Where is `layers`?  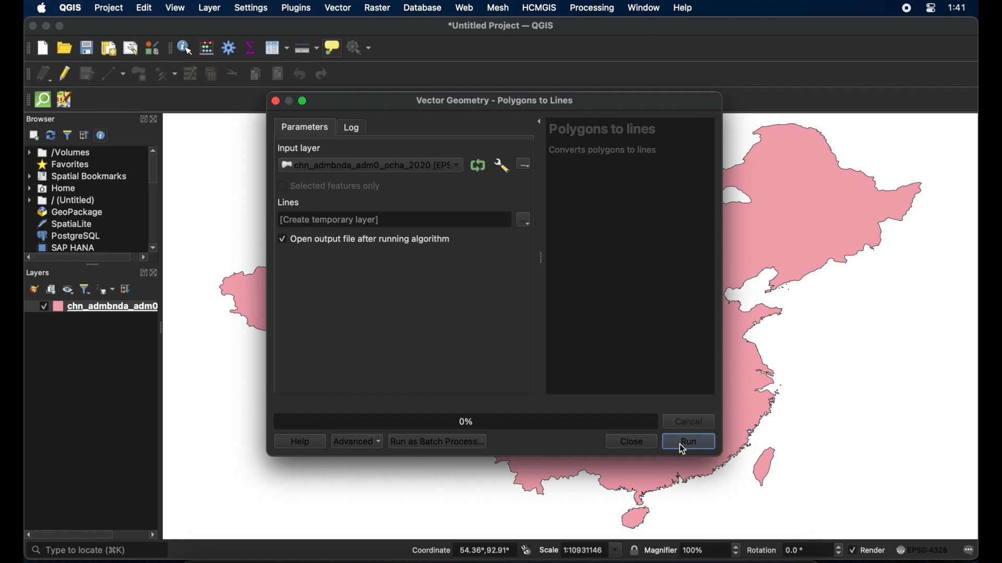 layers is located at coordinates (38, 274).